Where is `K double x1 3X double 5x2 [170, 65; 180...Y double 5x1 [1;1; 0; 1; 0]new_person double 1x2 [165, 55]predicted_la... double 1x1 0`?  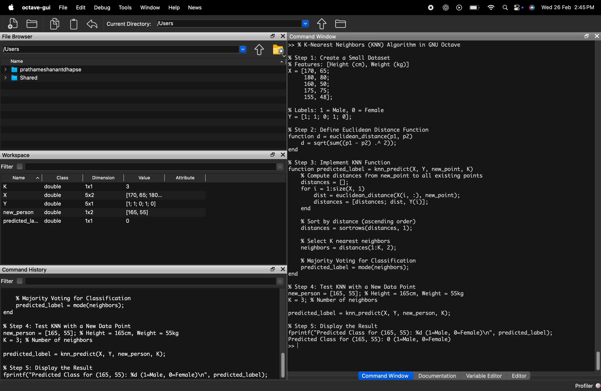
K double x1 3X double 5x2 [170, 65; 180...Y double 5x1 [1;1; 0; 1; 0]new_person double 1x2 [165, 55]predicted_la... double 1x1 0 is located at coordinates (93, 207).